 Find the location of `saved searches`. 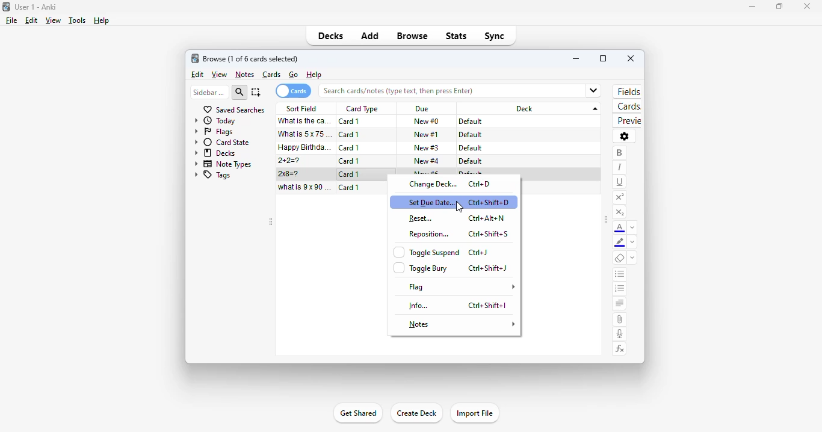

saved searches is located at coordinates (233, 110).